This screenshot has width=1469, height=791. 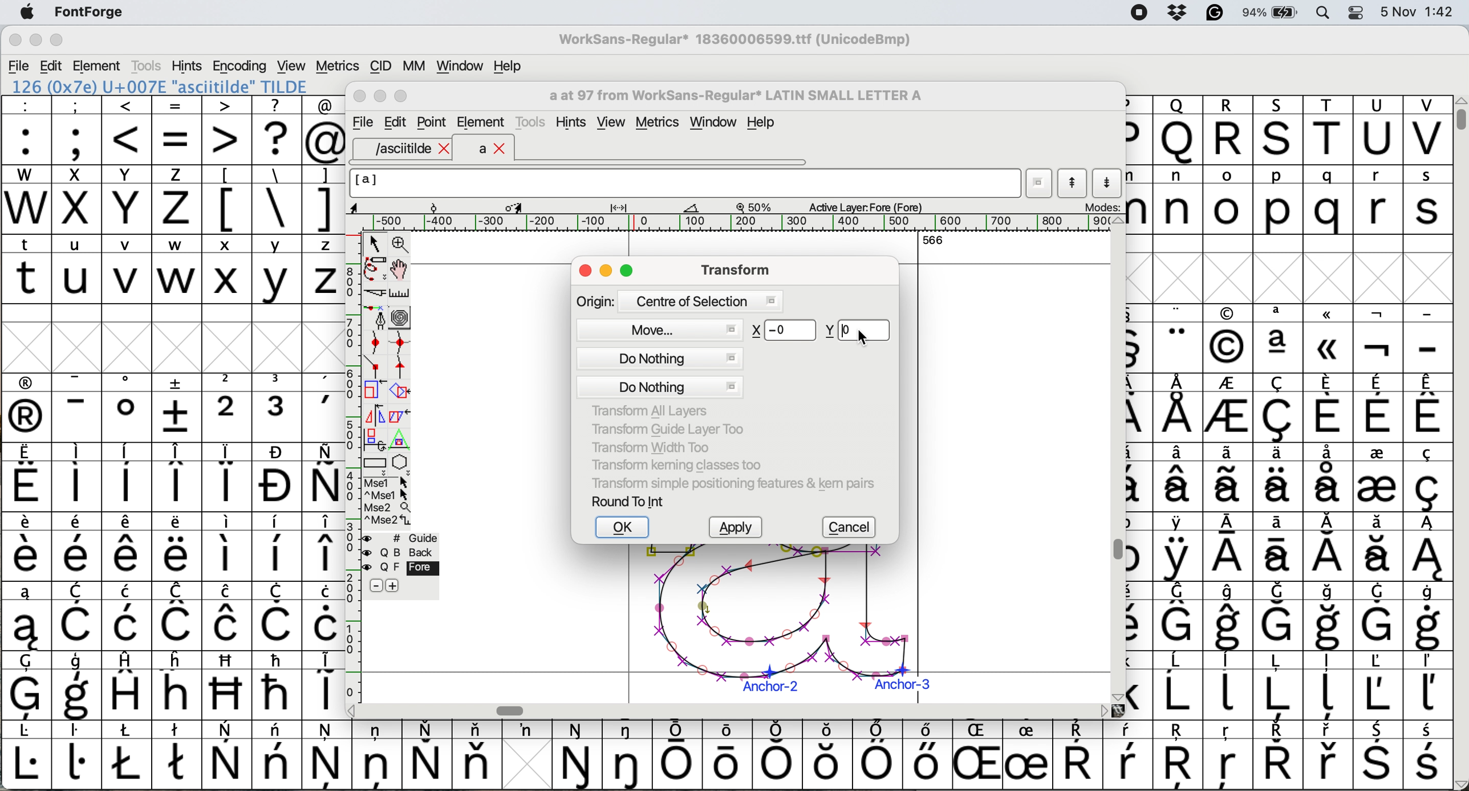 I want to click on cut splines in two, so click(x=376, y=294).